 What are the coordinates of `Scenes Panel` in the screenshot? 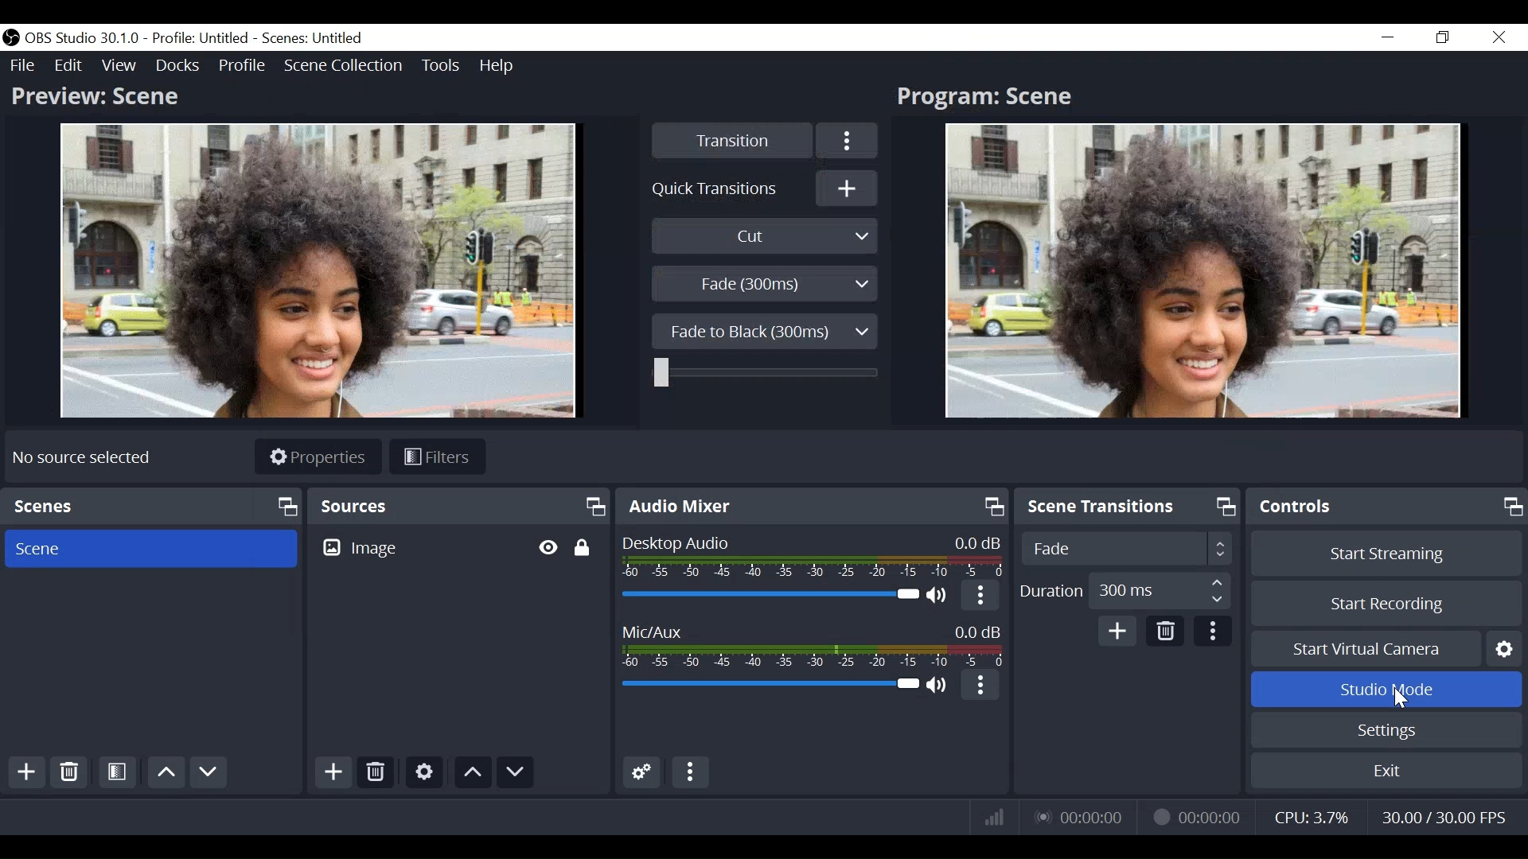 It's located at (154, 507).